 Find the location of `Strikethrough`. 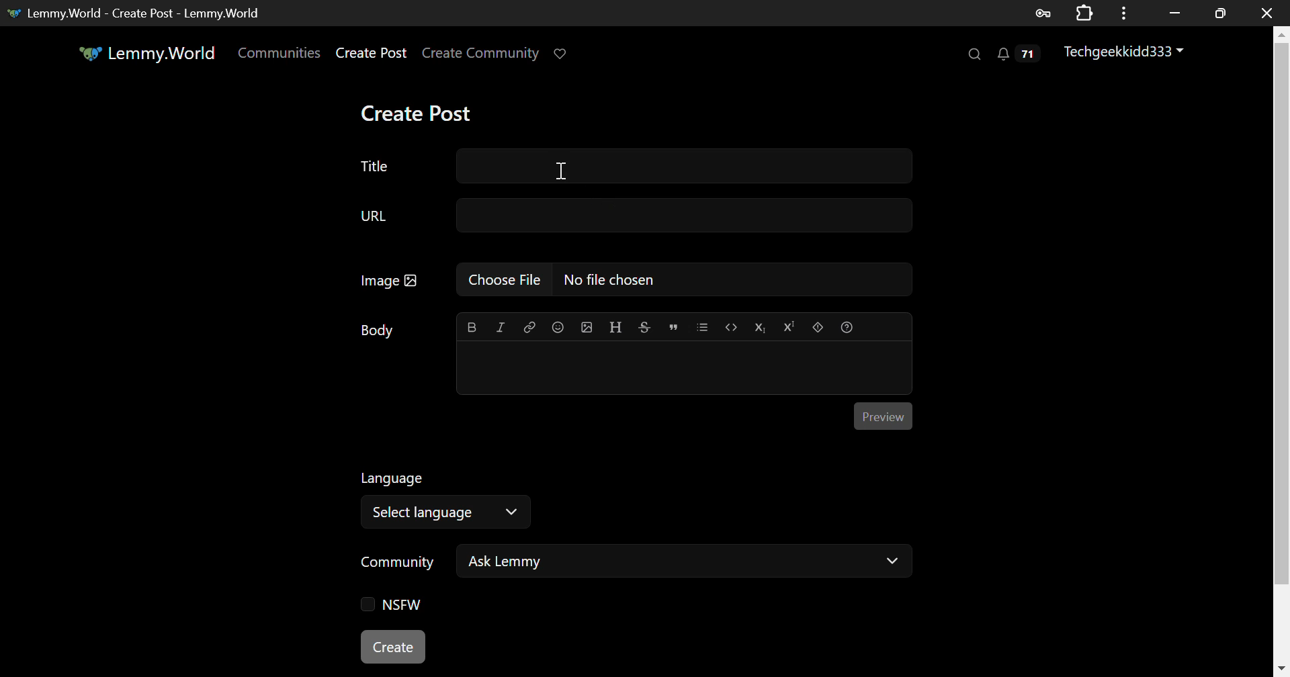

Strikethrough is located at coordinates (644, 327).